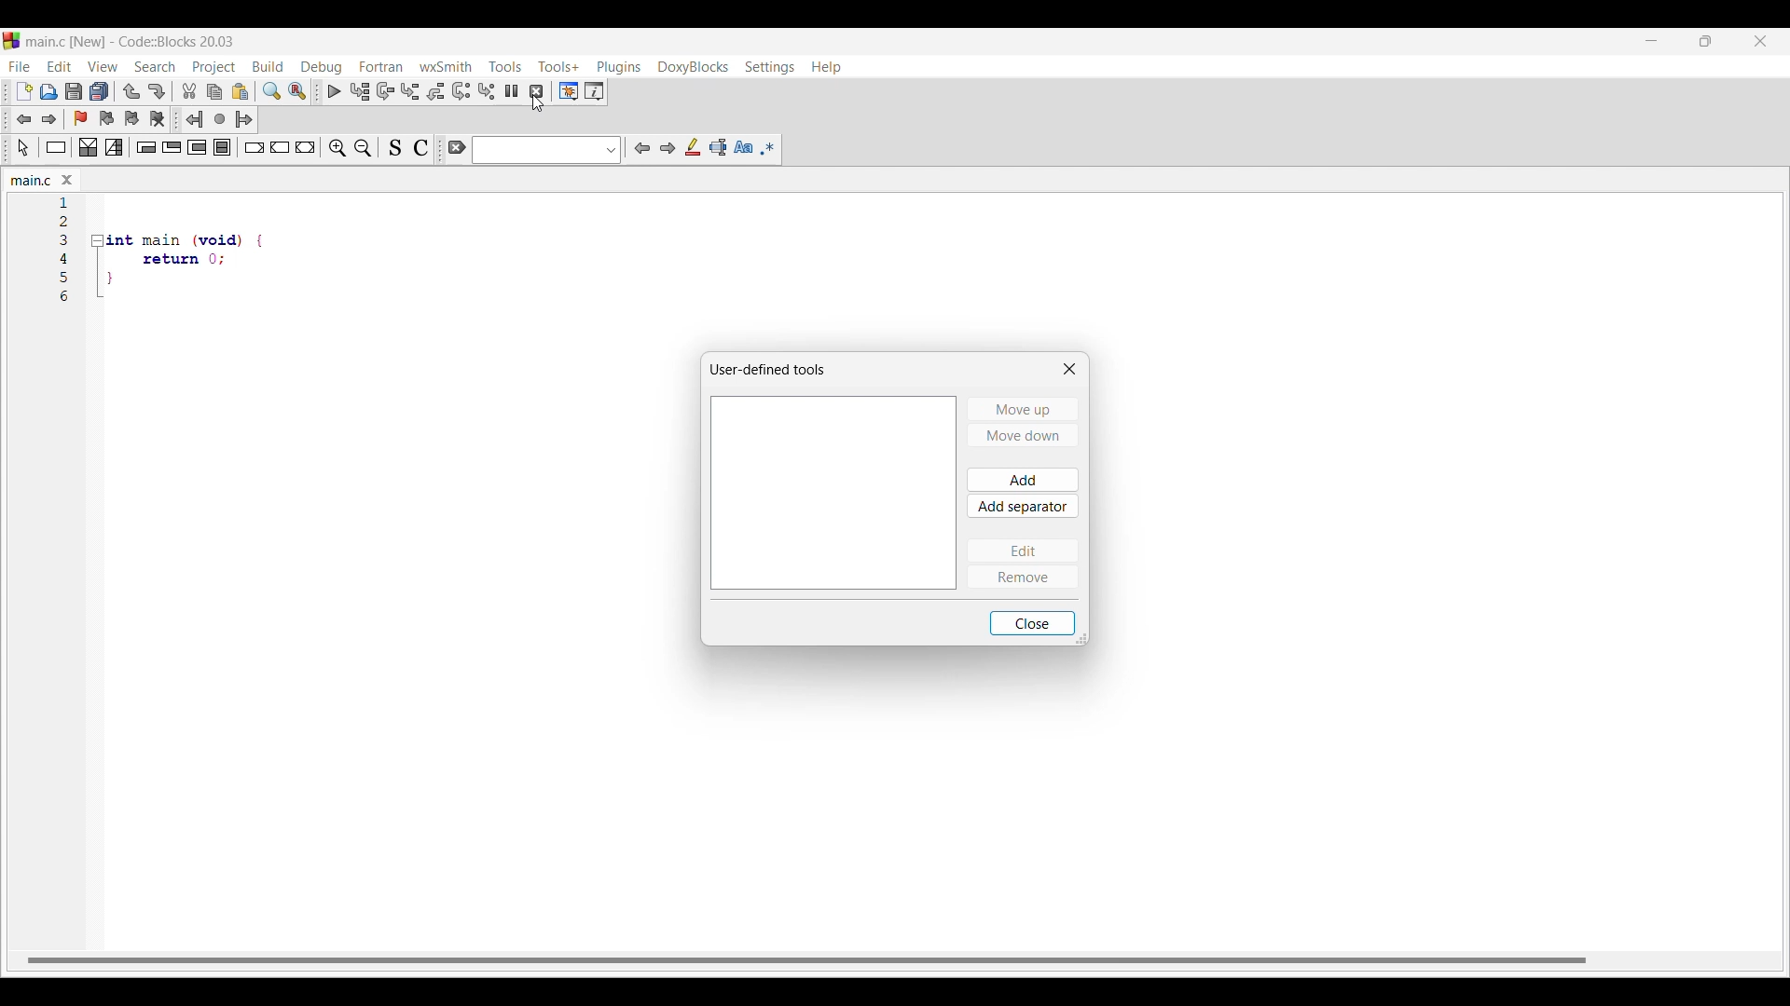 The height and width of the screenshot is (1006, 1790). I want to click on Close window, so click(1070, 369).